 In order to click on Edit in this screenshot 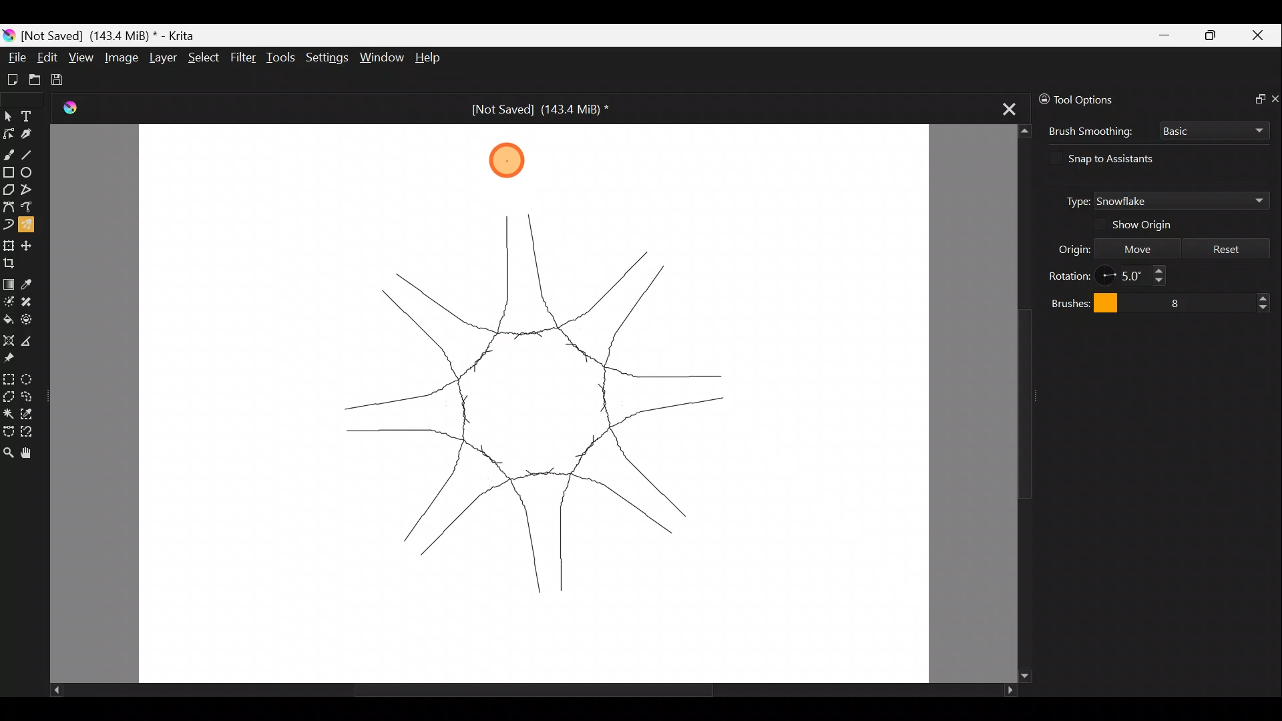, I will do `click(47, 58)`.